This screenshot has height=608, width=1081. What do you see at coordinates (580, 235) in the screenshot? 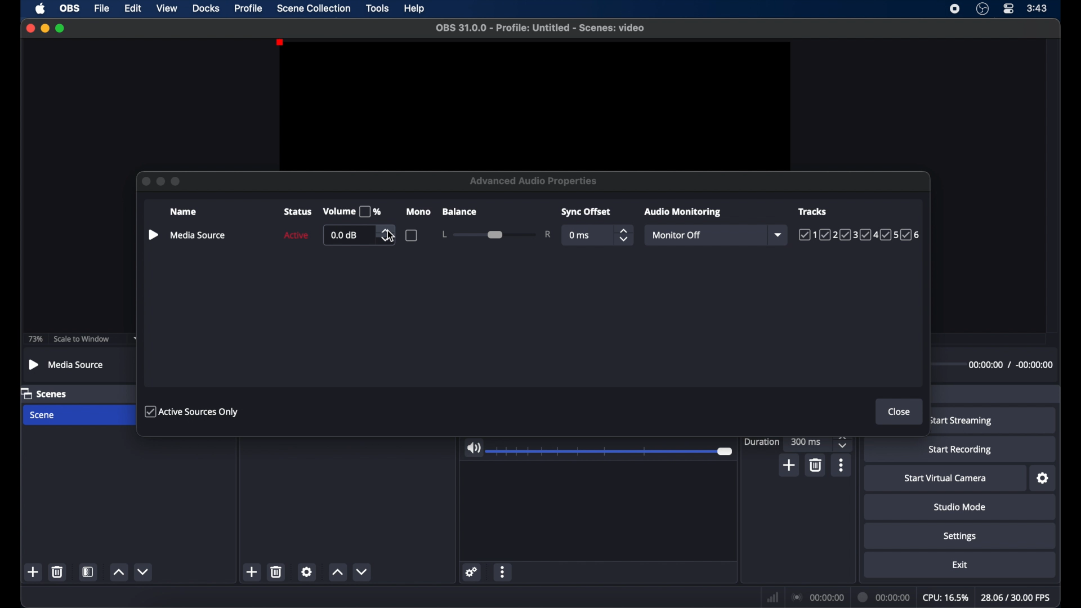
I see `0 ms` at bounding box center [580, 235].